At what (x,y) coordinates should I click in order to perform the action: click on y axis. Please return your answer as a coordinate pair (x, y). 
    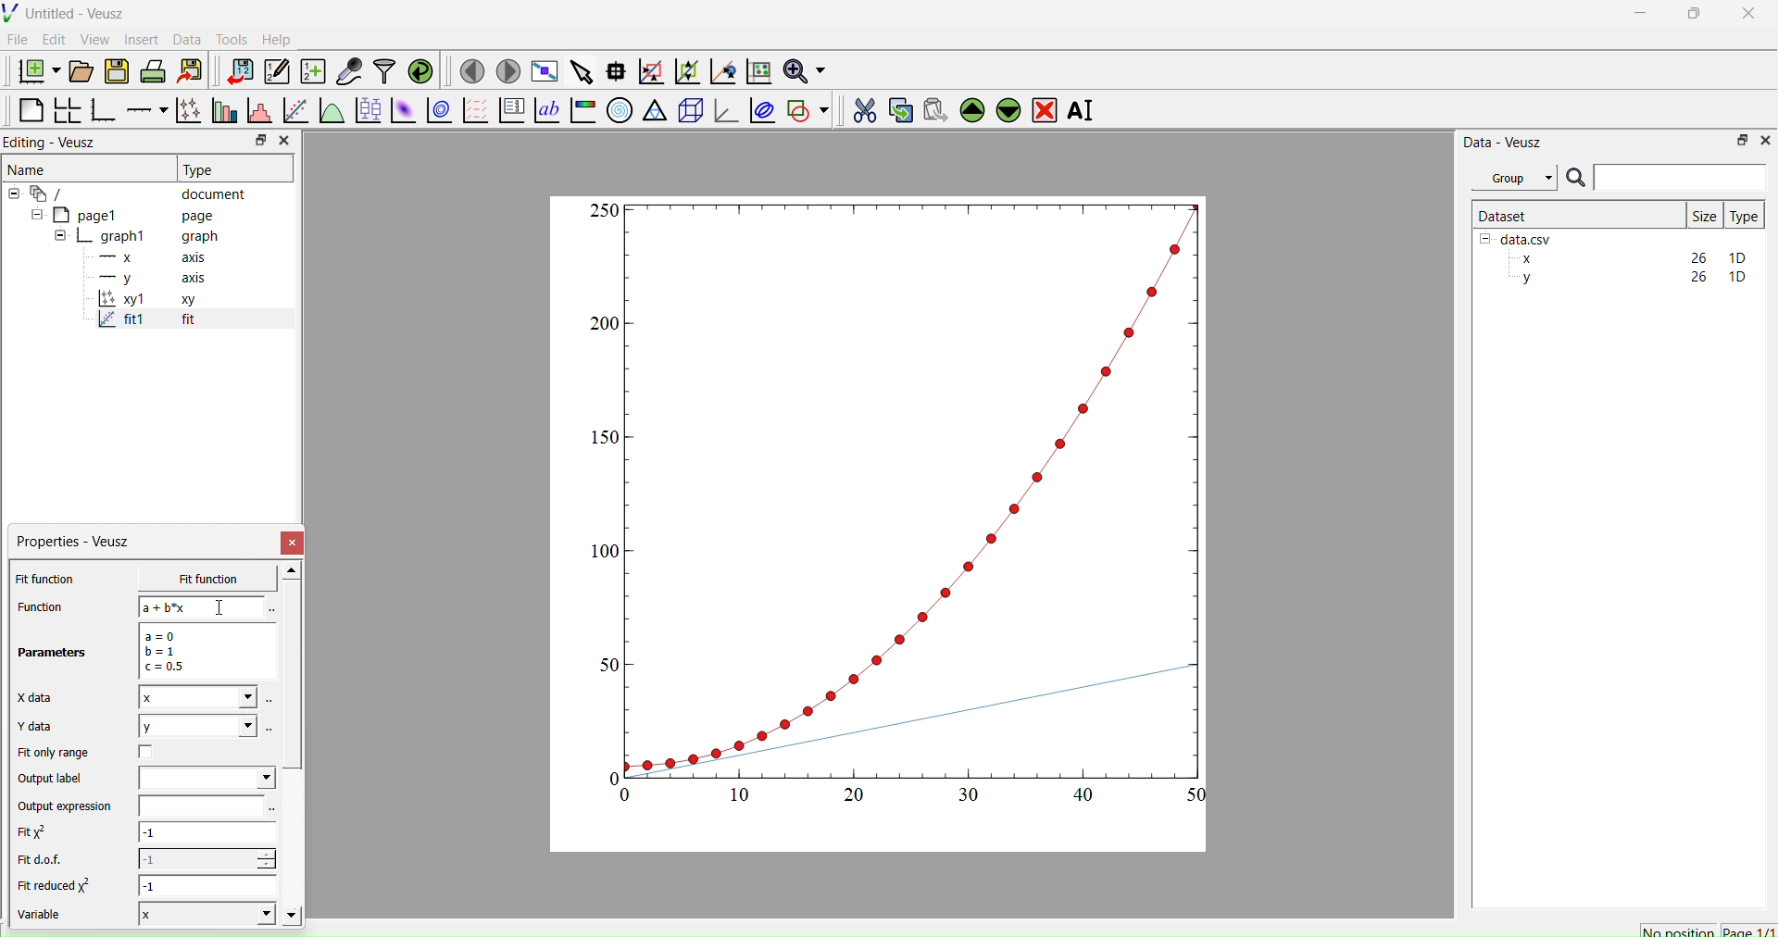
    Looking at the image, I should click on (142, 278).